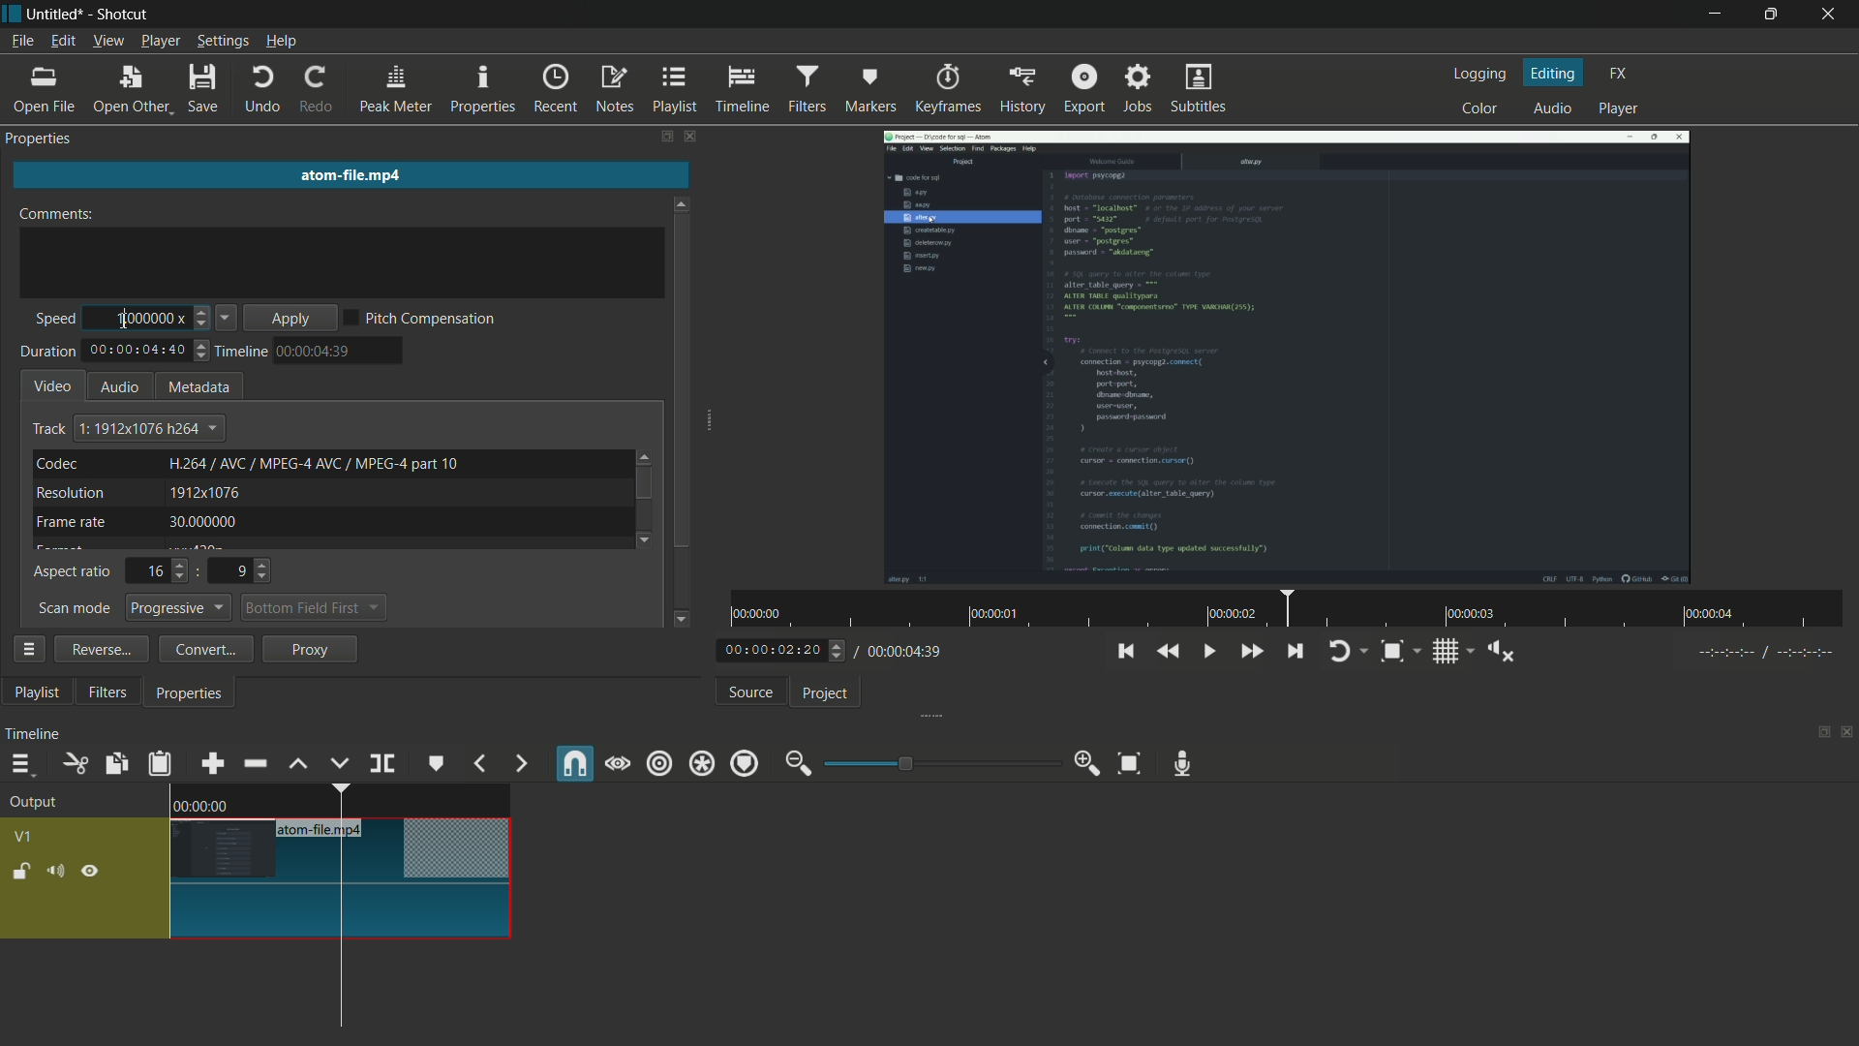  I want to click on reverse, so click(101, 649).